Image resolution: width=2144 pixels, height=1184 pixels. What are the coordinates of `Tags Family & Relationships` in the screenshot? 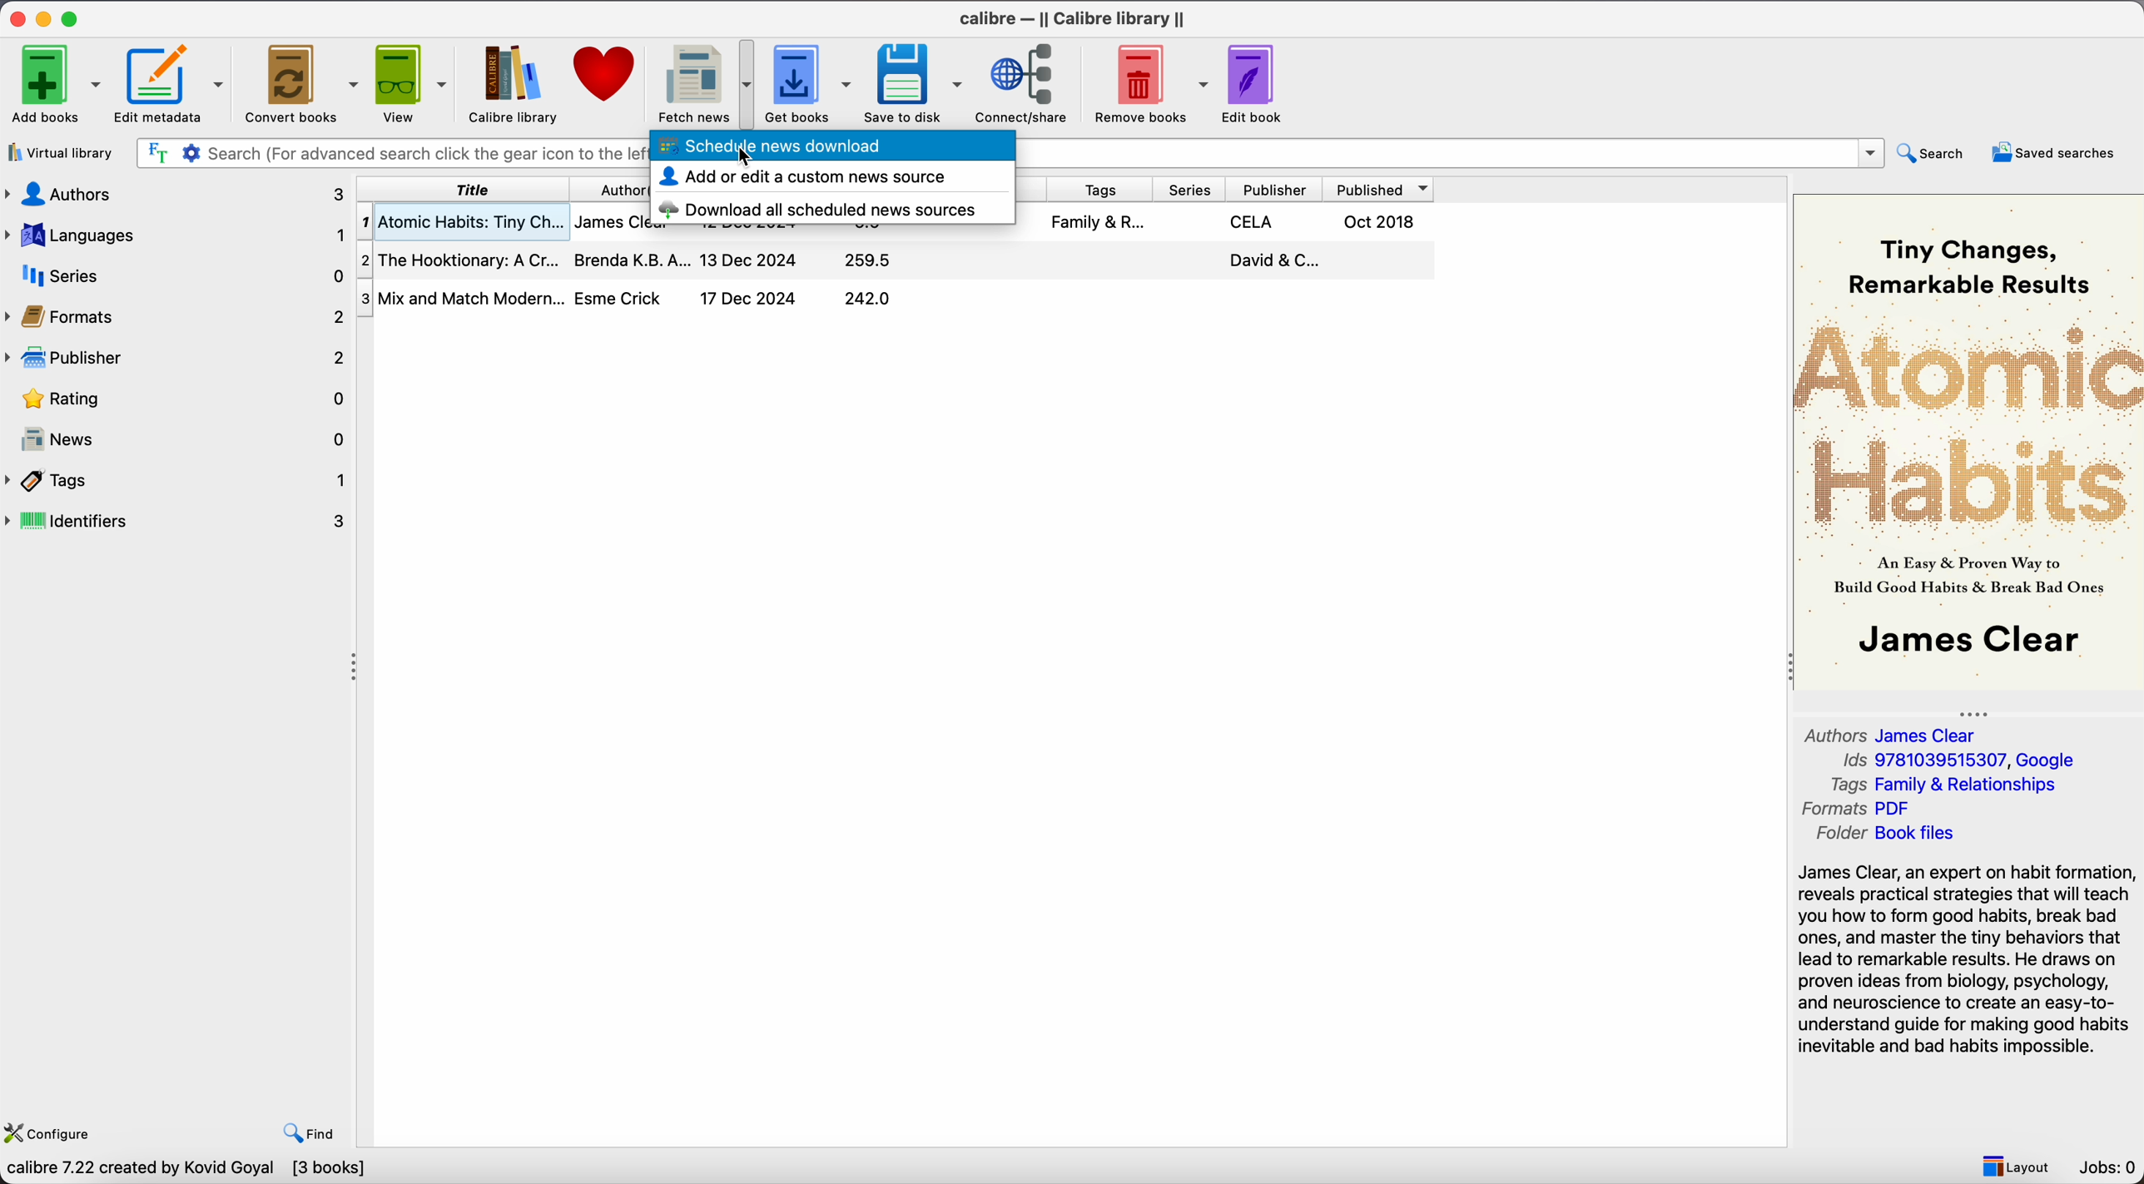 It's located at (1951, 784).